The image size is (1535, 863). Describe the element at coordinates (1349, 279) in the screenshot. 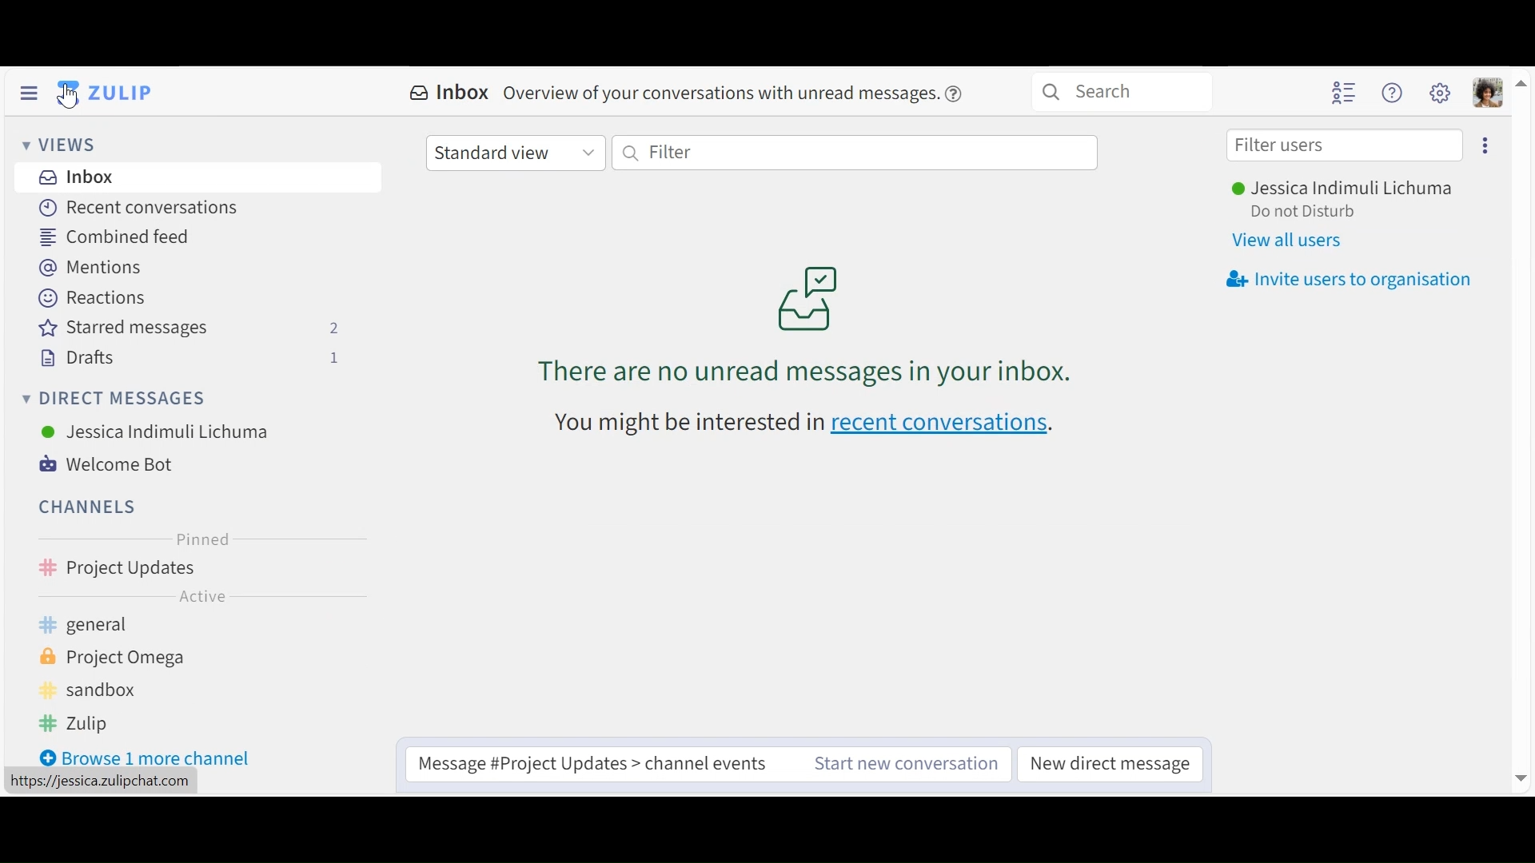

I see `Invite users to organisation` at that location.